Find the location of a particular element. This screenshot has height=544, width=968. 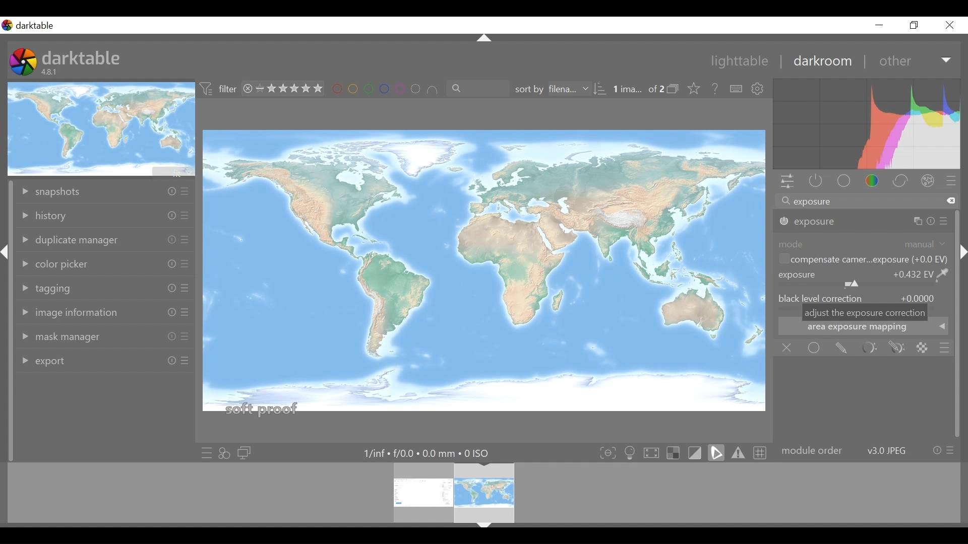

off is located at coordinates (789, 348).